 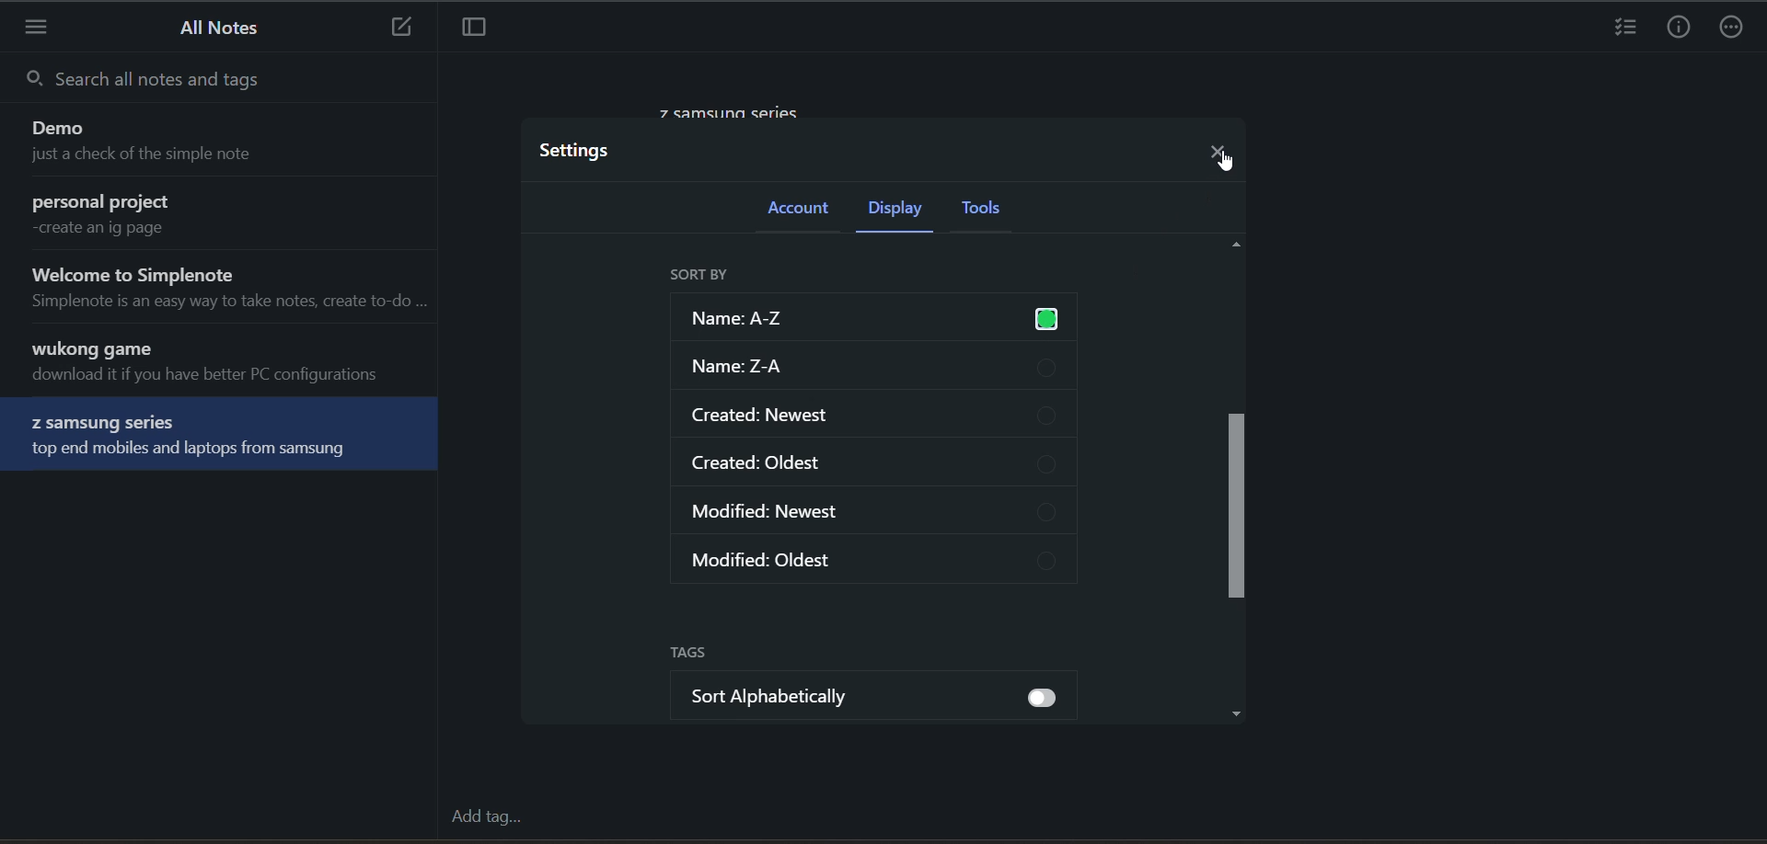 I want to click on sort by, so click(x=702, y=276).